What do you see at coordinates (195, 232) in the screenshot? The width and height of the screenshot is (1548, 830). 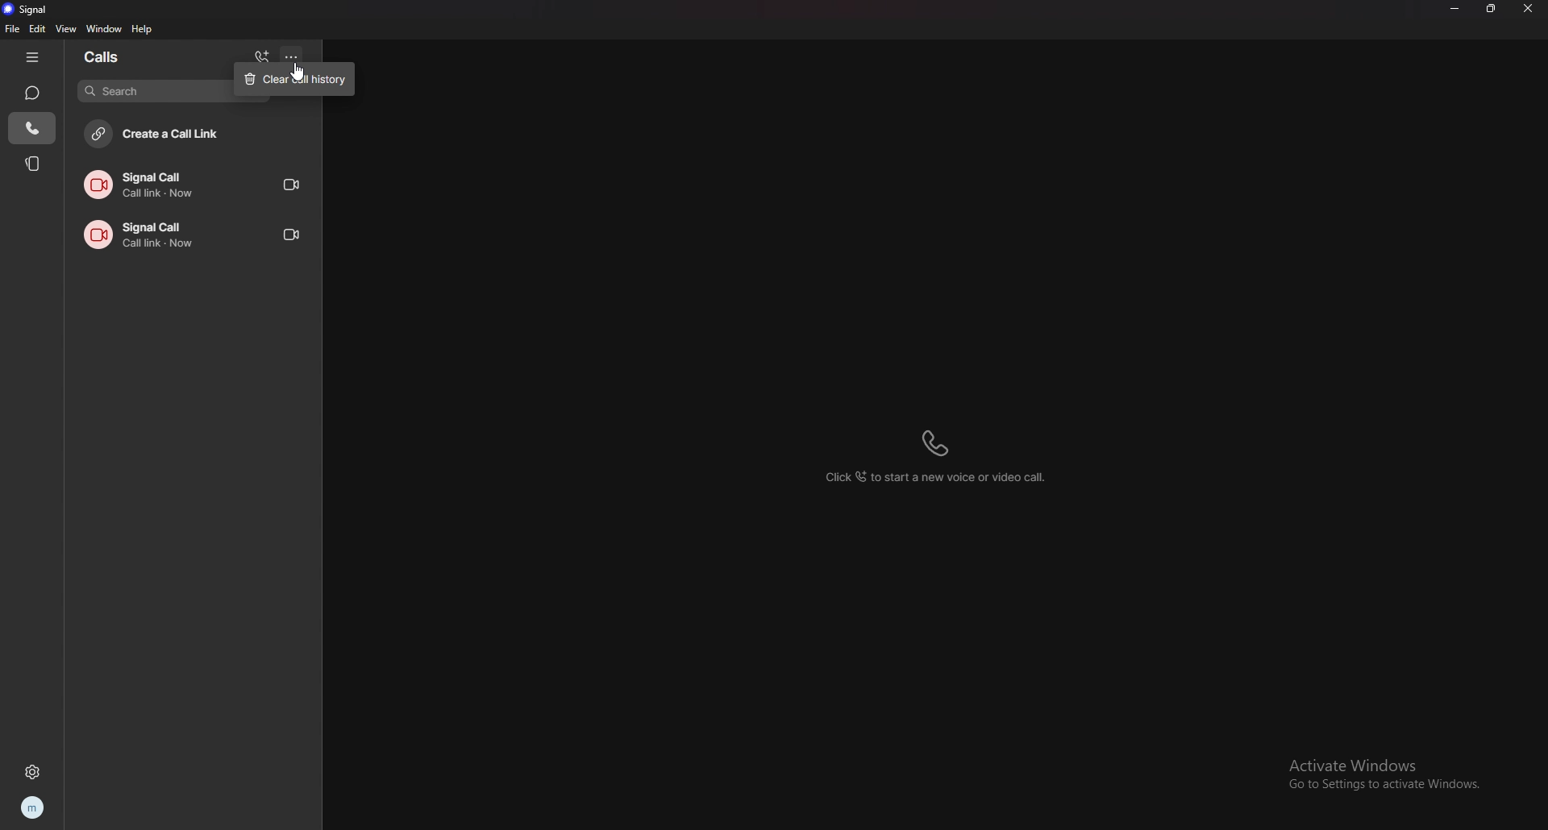 I see `call` at bounding box center [195, 232].